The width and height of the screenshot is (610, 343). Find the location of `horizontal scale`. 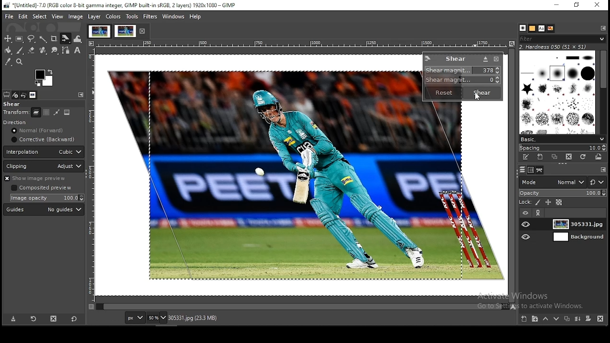

horizontal scale is located at coordinates (301, 44).